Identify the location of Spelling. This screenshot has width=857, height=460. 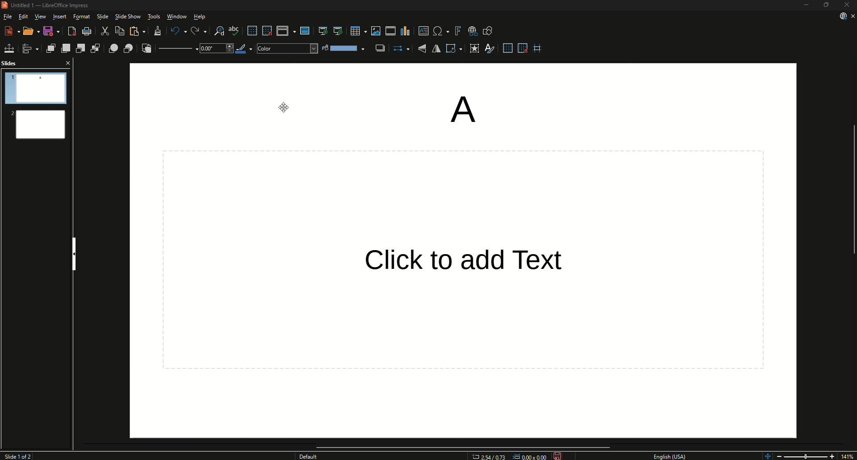
(234, 31).